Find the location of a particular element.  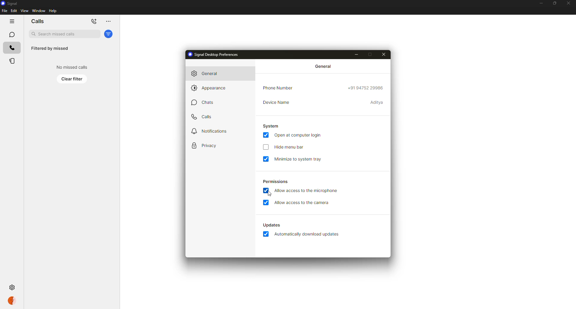

allow access to camera is located at coordinates (303, 202).